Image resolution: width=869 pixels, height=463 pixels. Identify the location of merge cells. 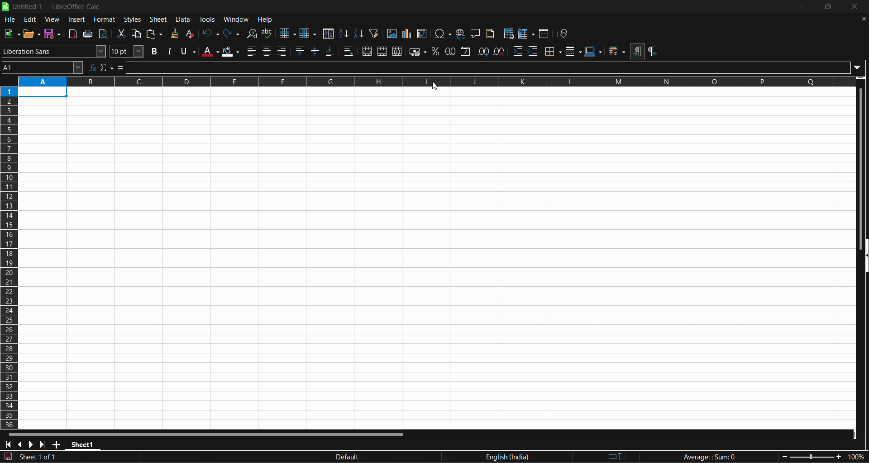
(382, 51).